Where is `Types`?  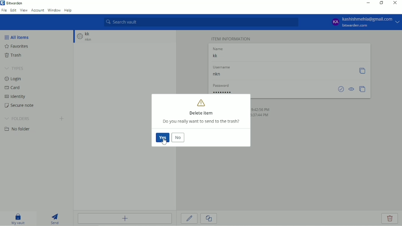
Types is located at coordinates (15, 68).